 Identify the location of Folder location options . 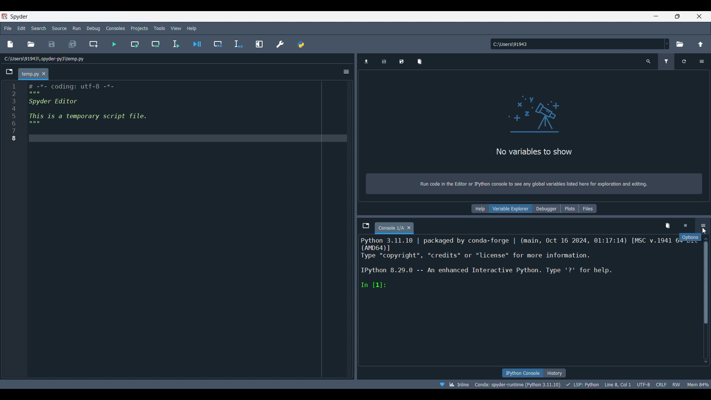
(667, 44).